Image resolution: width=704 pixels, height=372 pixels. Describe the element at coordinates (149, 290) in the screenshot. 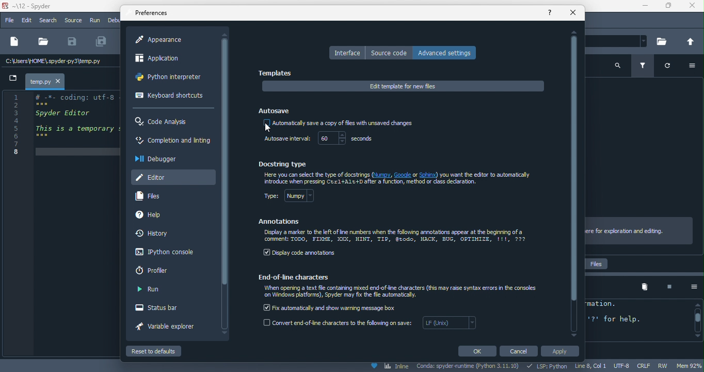

I see `run` at that location.